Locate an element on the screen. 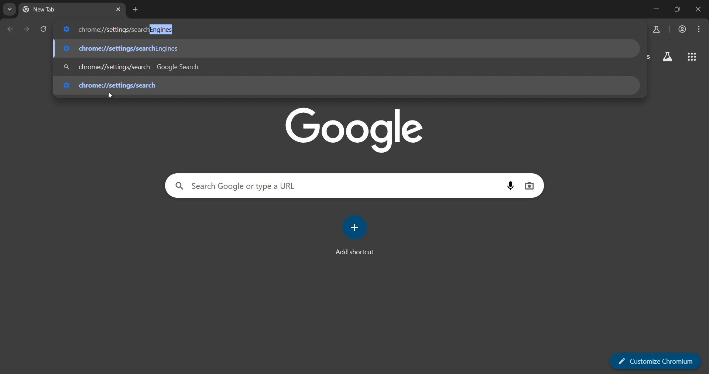 This screenshot has width=709, height=374. cursor is located at coordinates (110, 96).